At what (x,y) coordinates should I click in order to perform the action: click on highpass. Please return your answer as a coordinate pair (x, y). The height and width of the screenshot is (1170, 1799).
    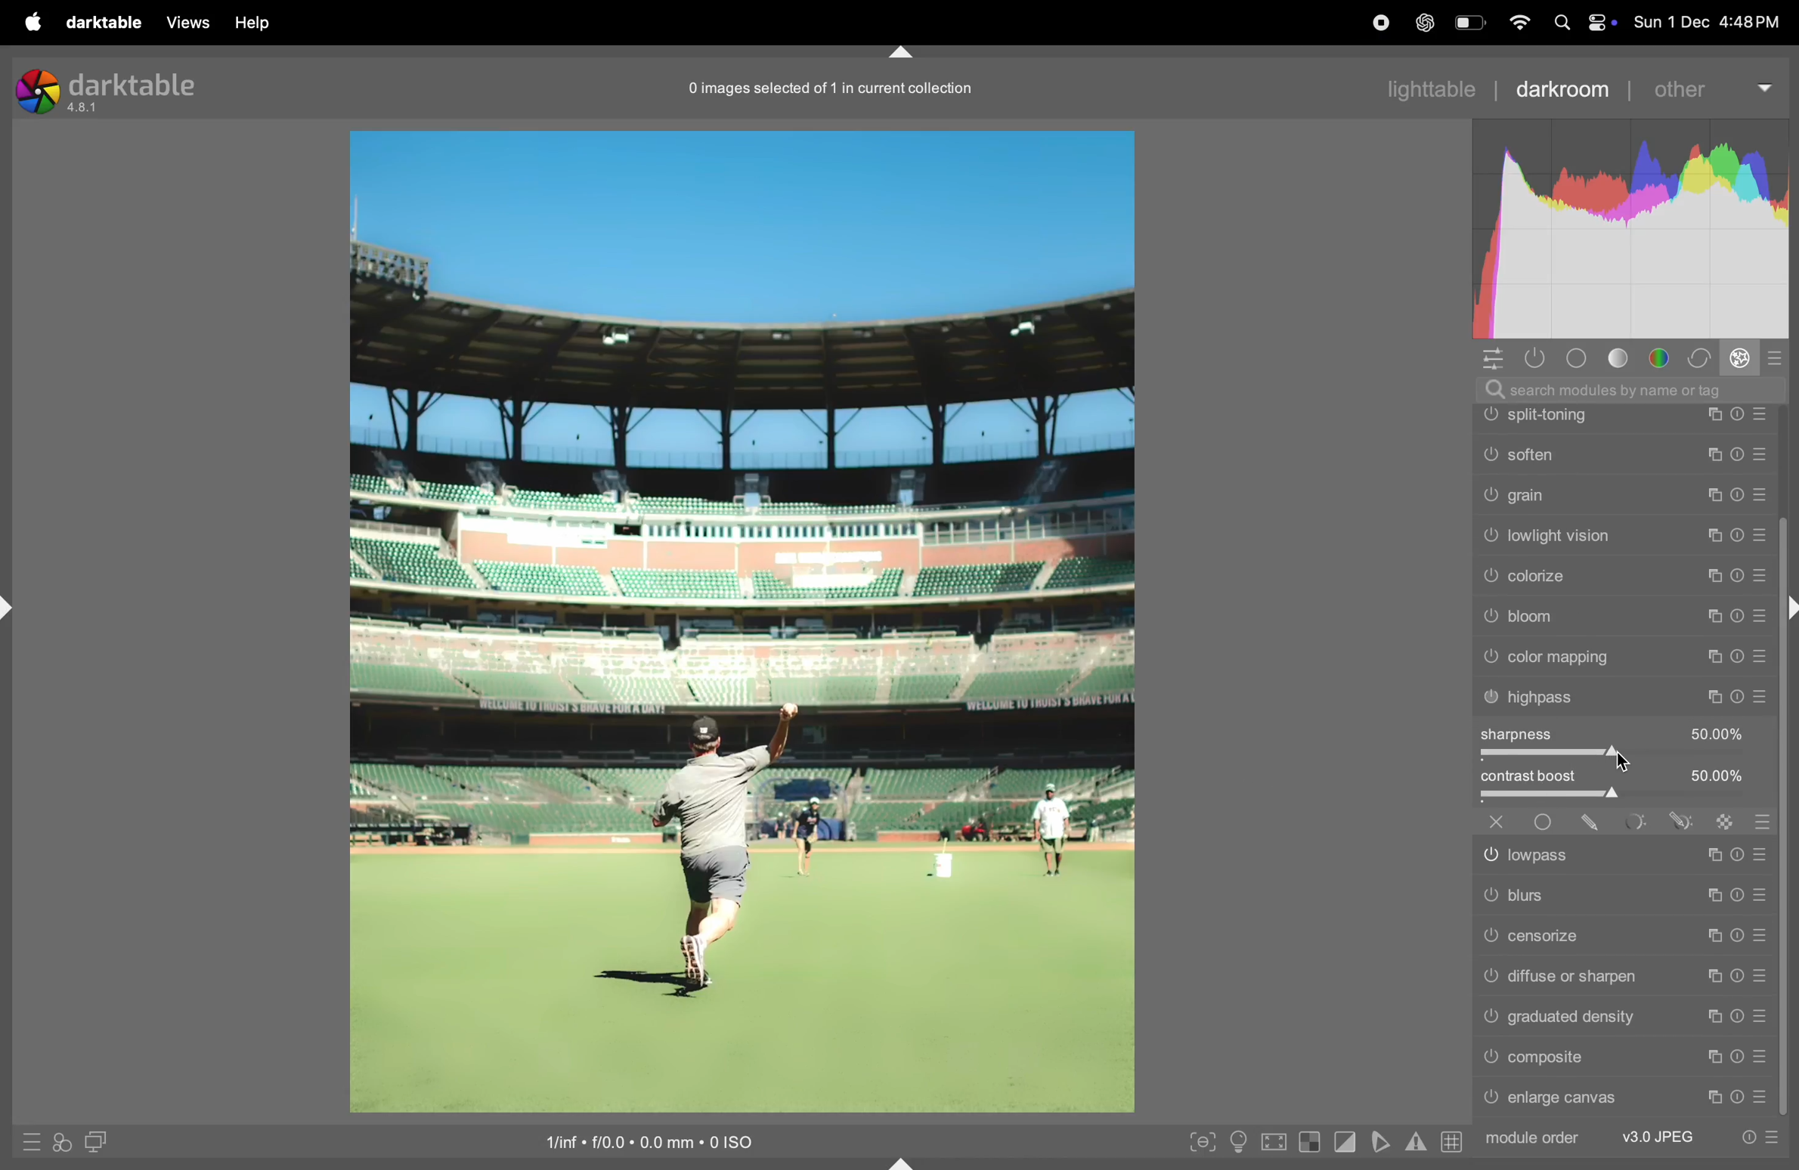
    Looking at the image, I should click on (1625, 812).